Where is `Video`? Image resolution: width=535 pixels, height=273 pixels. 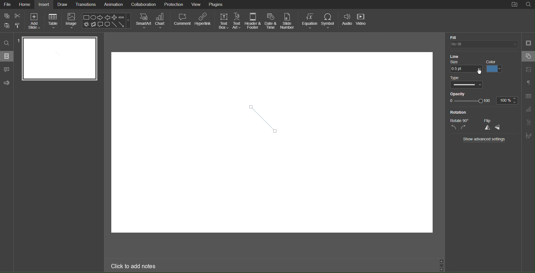 Video is located at coordinates (363, 21).